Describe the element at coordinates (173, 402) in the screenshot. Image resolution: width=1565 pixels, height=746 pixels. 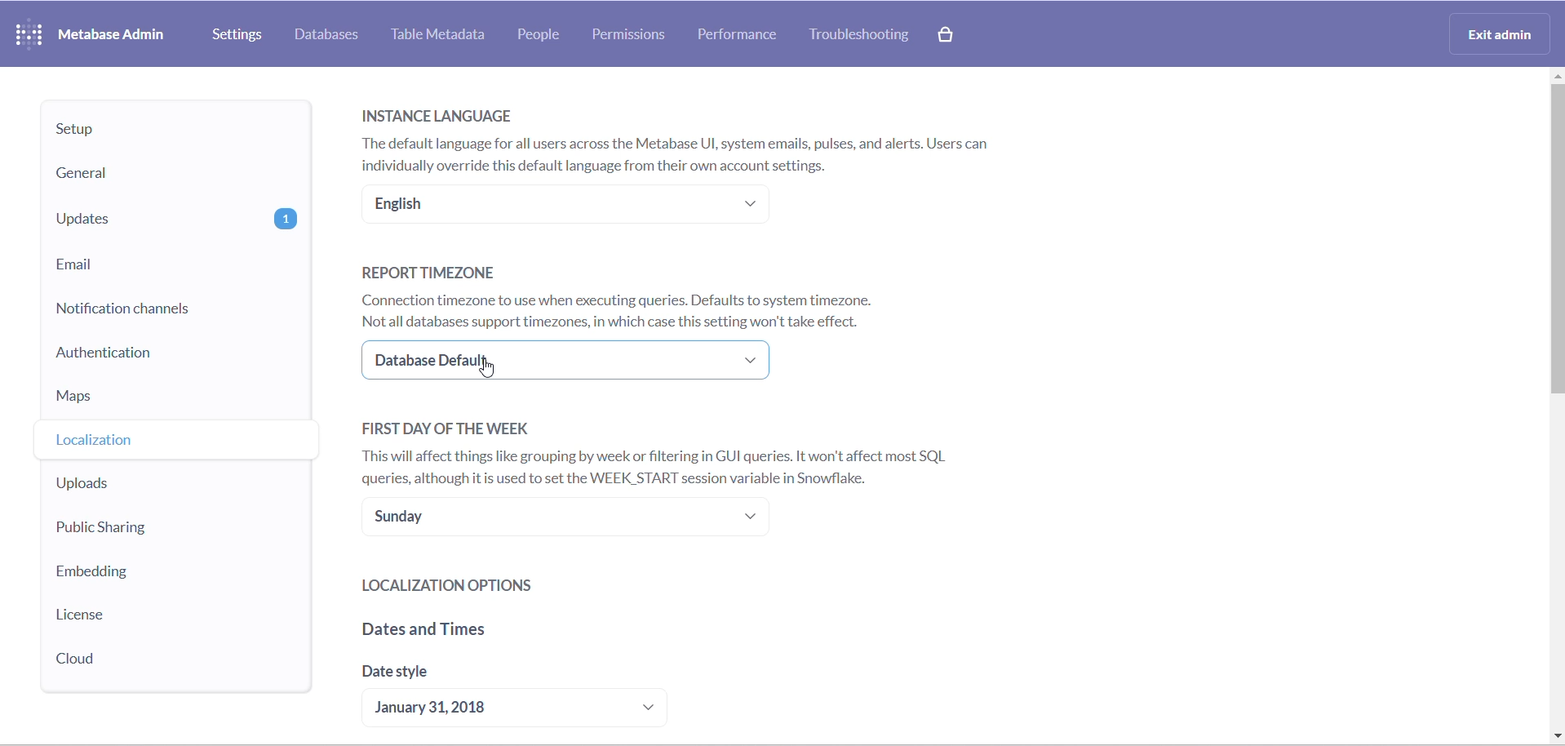
I see `MAPS` at that location.